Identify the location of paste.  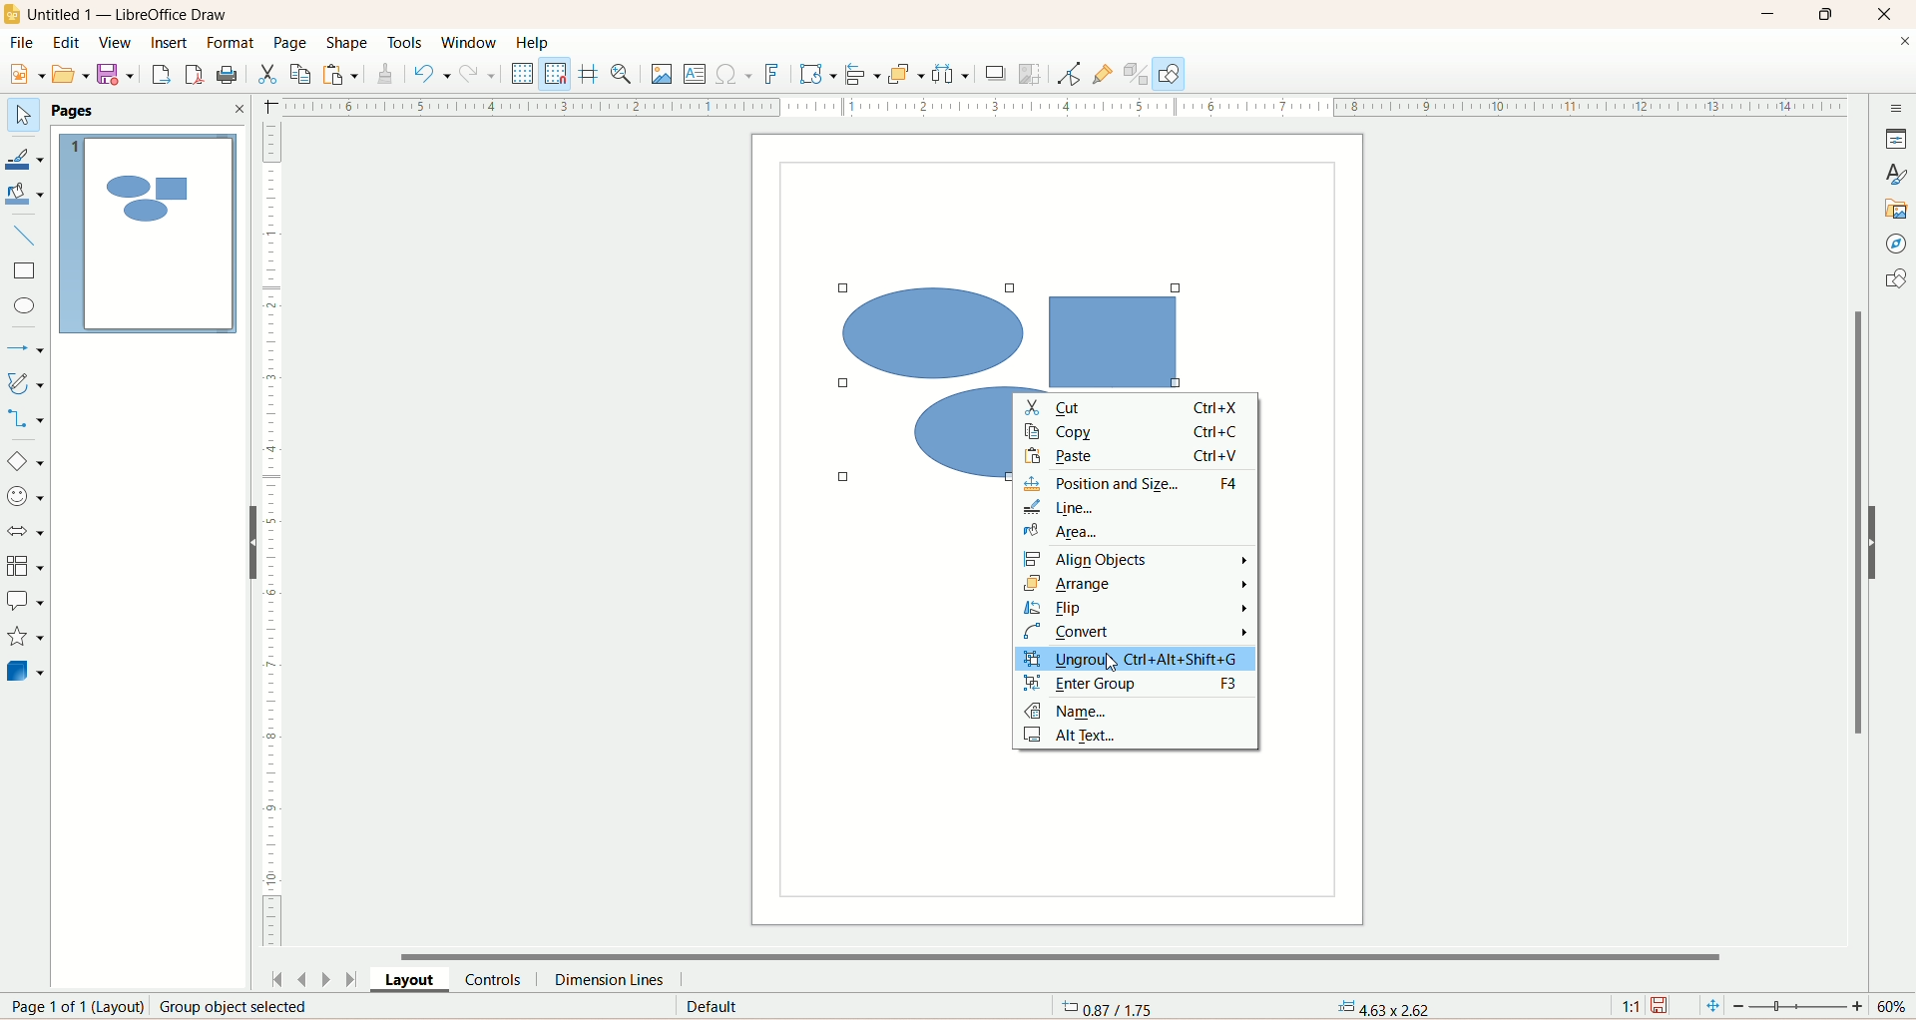
(1139, 457).